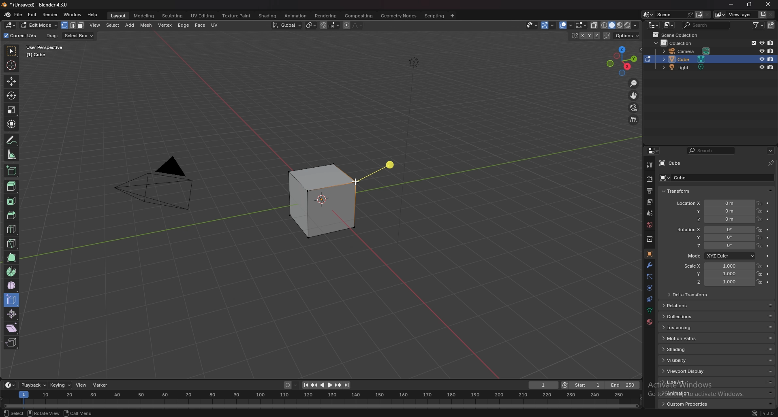  I want to click on constraints, so click(650, 299).